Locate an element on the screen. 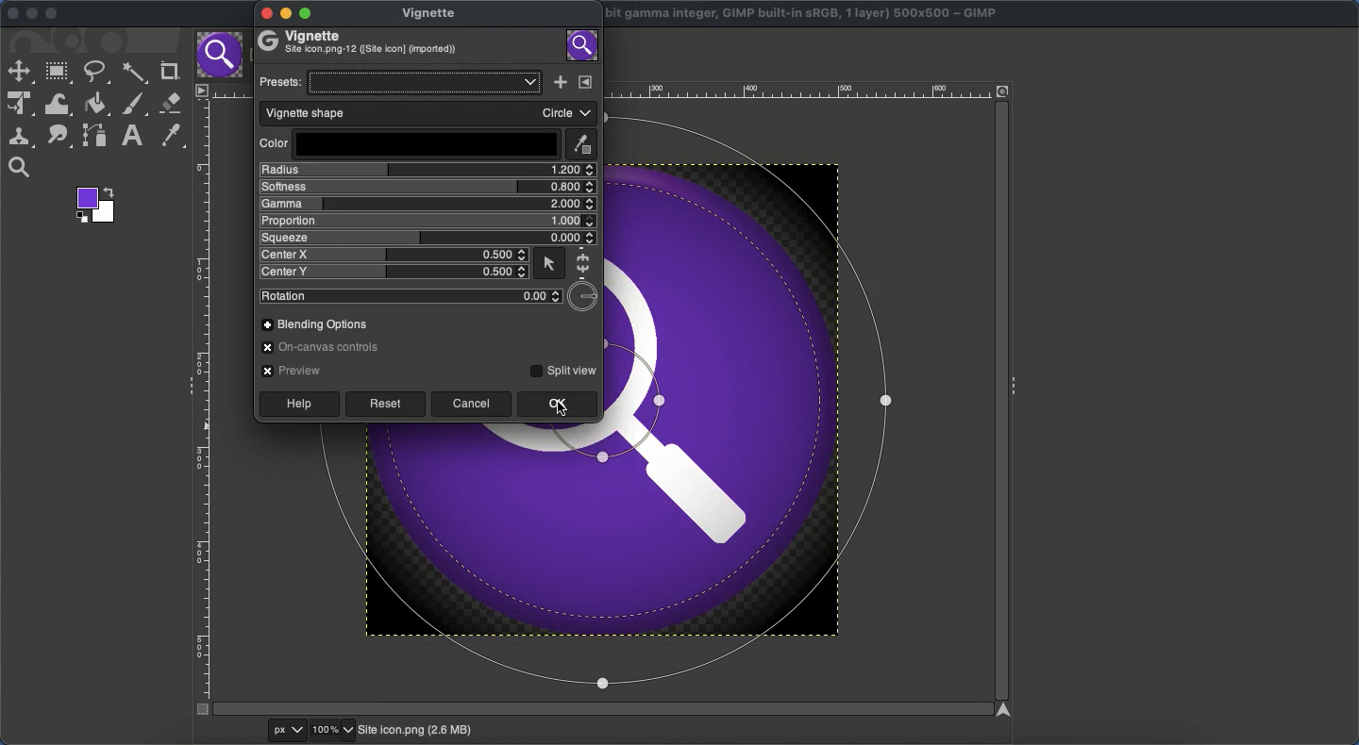  Collapse is located at coordinates (185, 384).